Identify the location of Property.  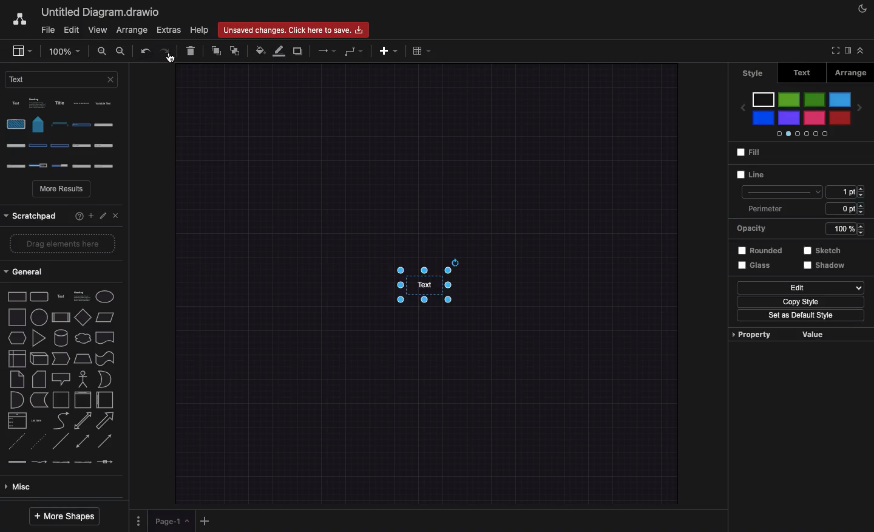
(750, 334).